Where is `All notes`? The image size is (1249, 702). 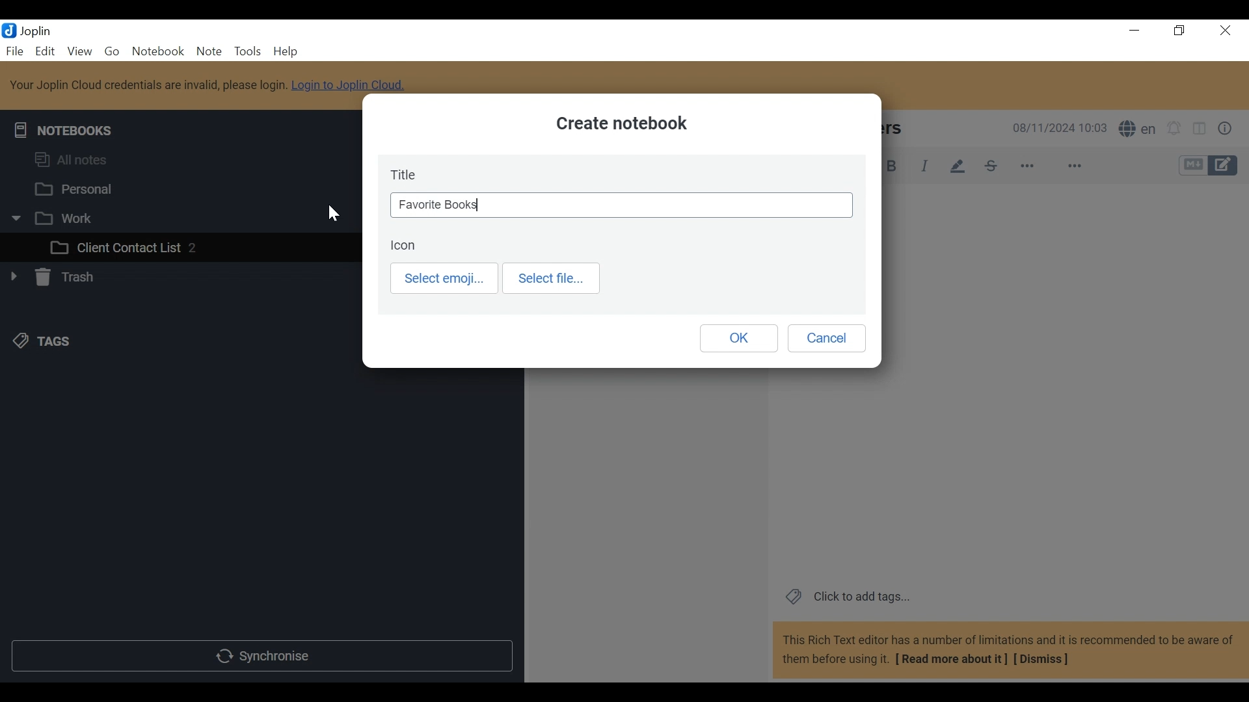 All notes is located at coordinates (75, 160).